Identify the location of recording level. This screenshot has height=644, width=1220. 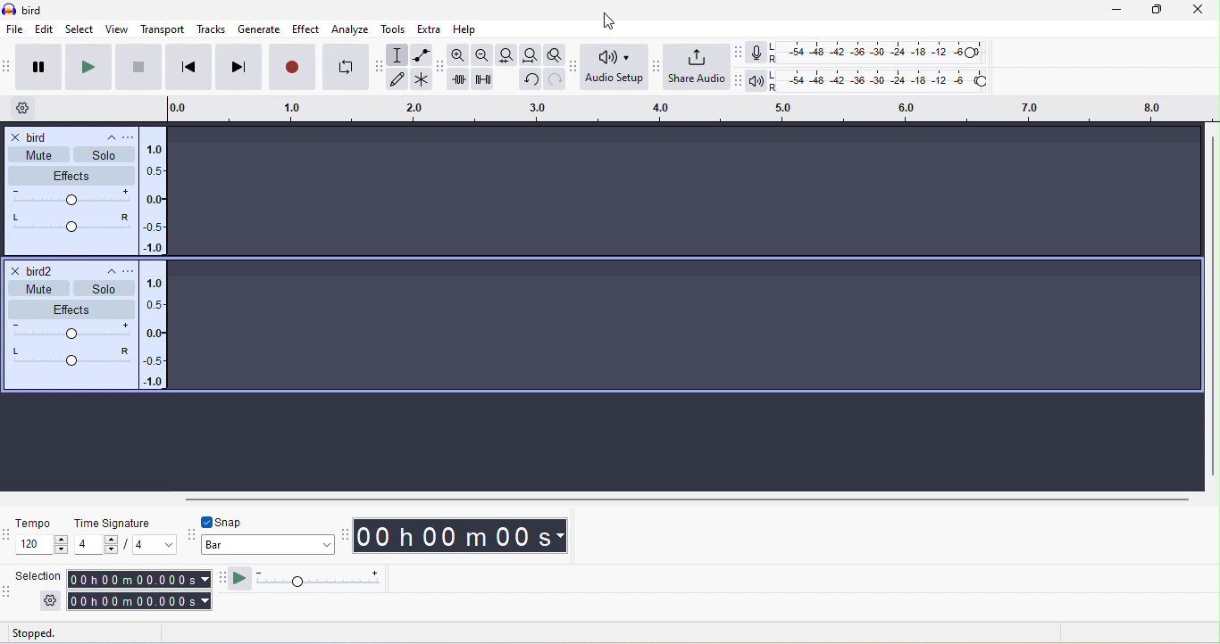
(880, 52).